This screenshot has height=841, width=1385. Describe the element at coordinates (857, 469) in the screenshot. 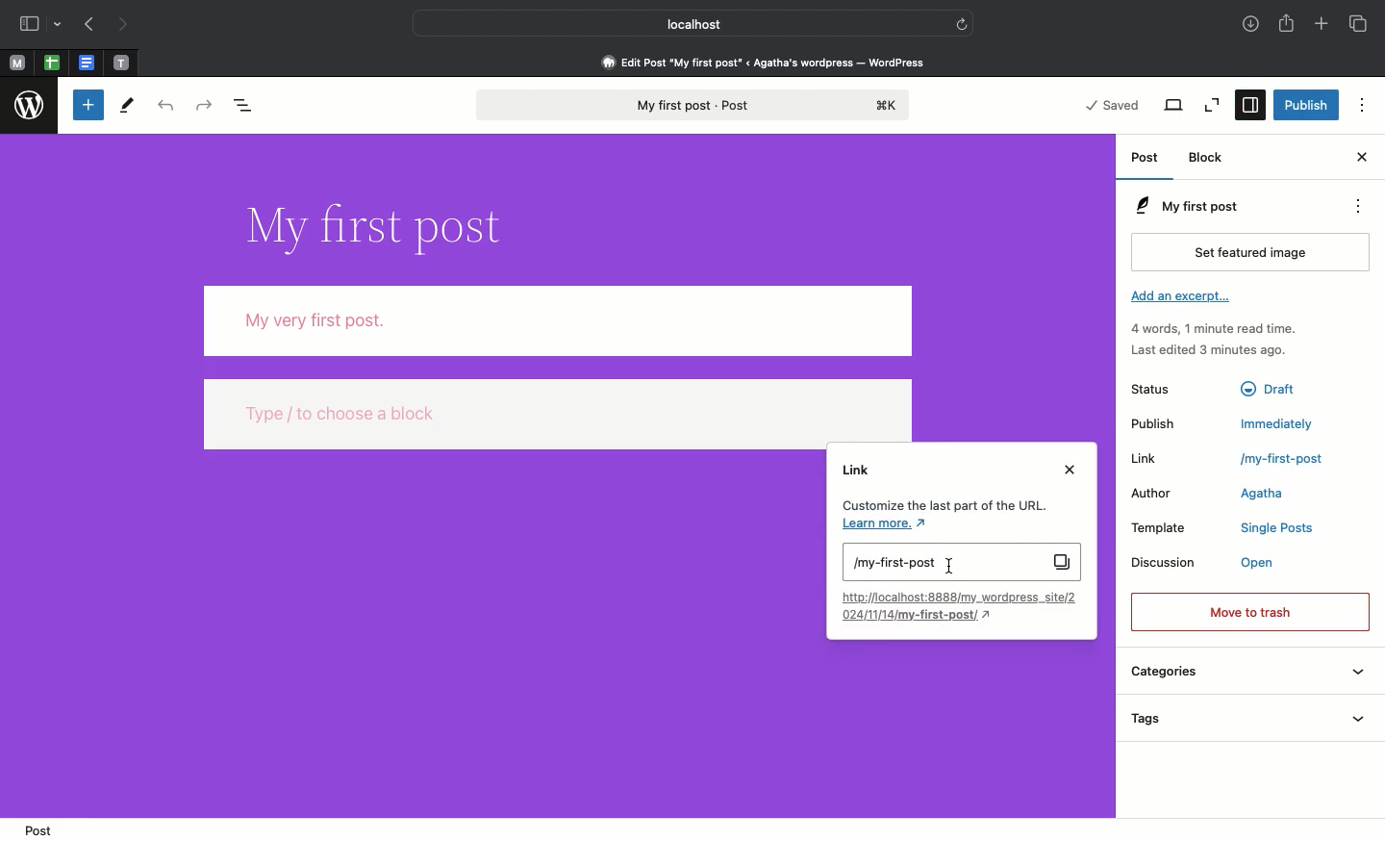

I see `Link` at that location.